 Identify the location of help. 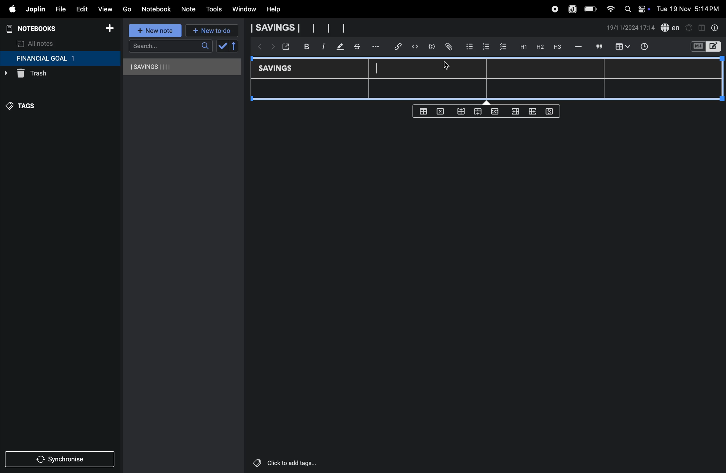
(278, 9).